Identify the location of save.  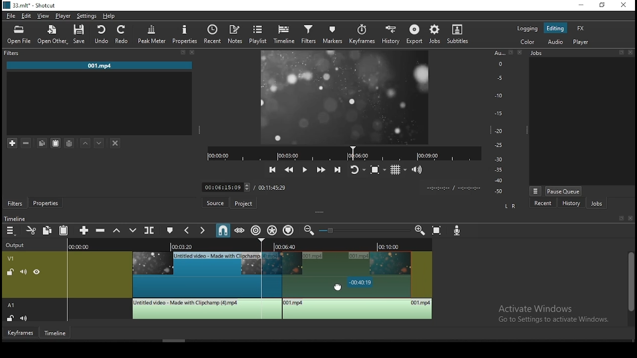
(81, 35).